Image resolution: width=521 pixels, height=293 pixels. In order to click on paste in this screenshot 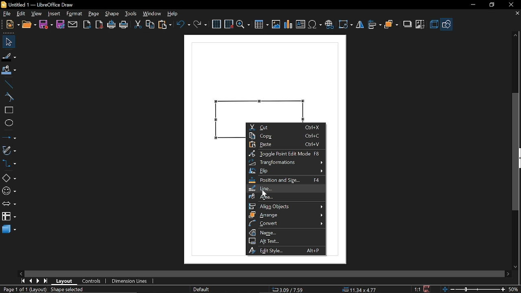, I will do `click(165, 25)`.